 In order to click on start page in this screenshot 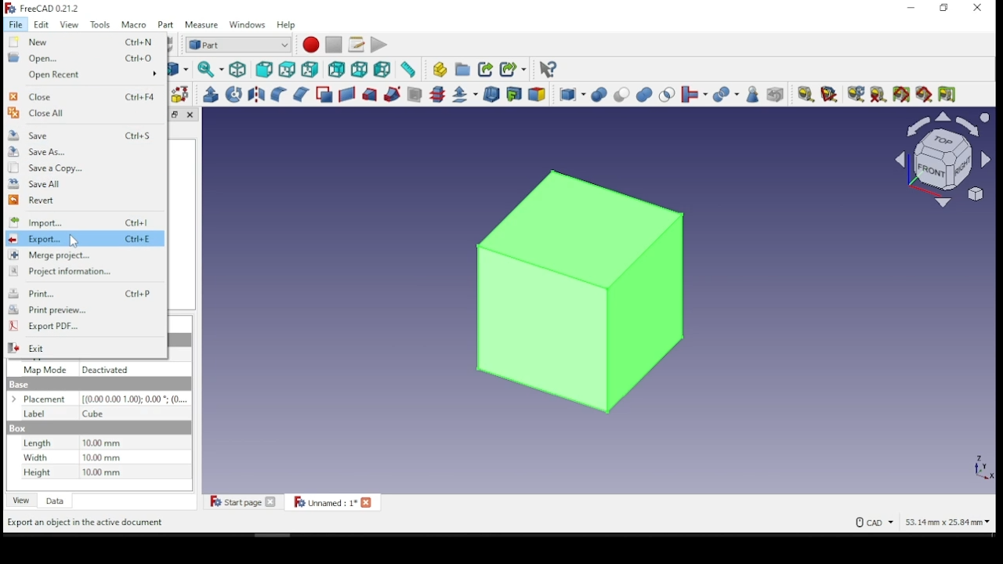, I will do `click(243, 501)`.